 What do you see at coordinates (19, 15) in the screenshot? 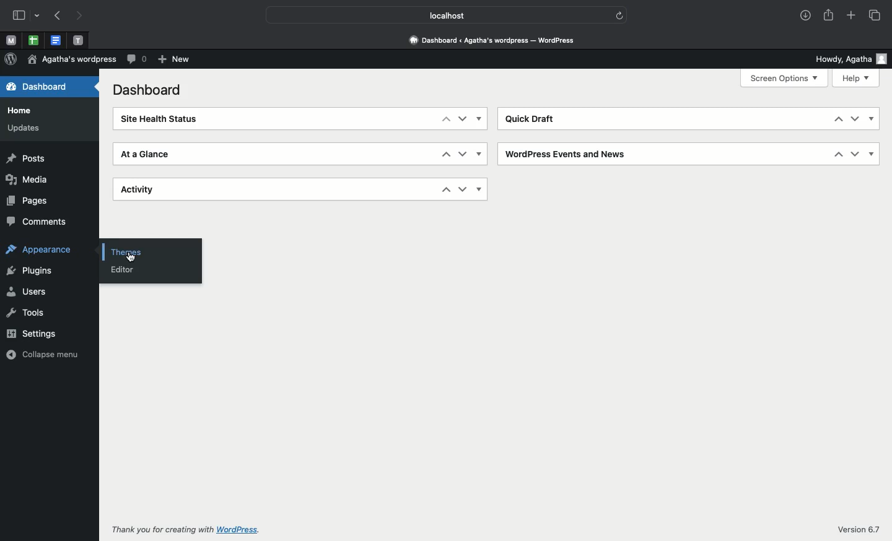
I see `Sidebar` at bounding box center [19, 15].